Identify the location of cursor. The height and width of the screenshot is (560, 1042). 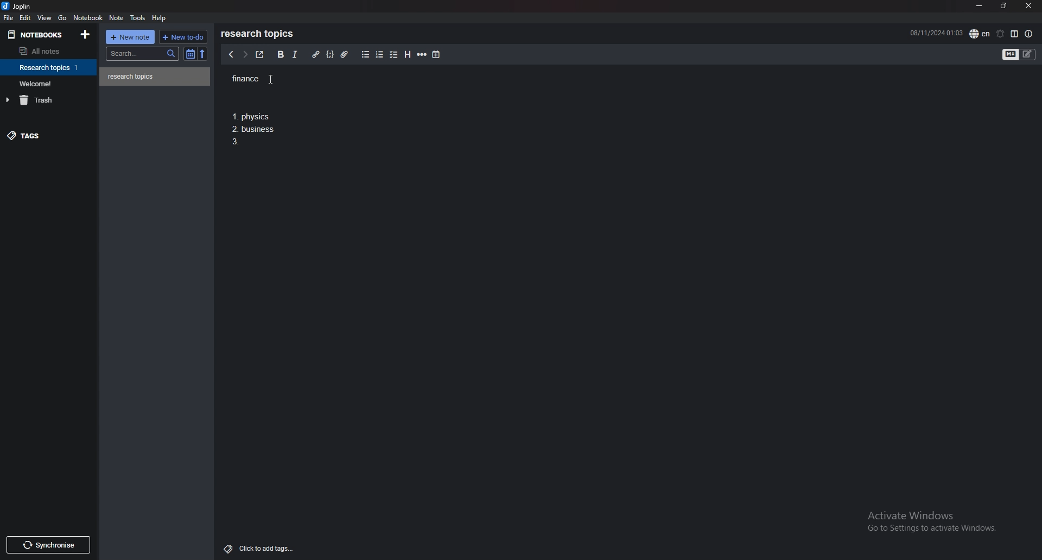
(278, 79).